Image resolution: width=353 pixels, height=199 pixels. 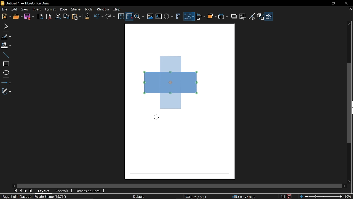 What do you see at coordinates (350, 9) in the screenshot?
I see `Close tab` at bounding box center [350, 9].